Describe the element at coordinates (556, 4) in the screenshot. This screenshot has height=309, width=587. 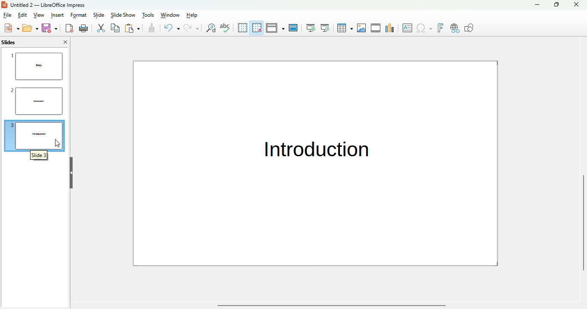
I see `maximize` at that location.